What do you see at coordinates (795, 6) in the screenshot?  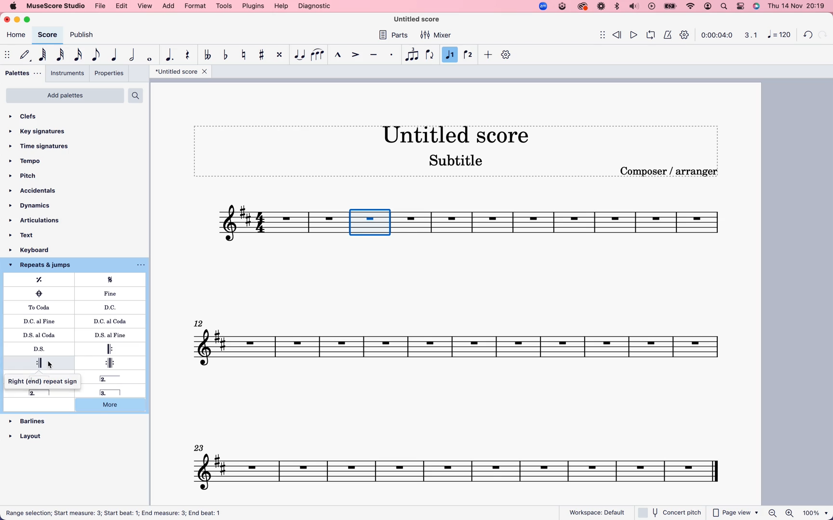 I see `date` at bounding box center [795, 6].